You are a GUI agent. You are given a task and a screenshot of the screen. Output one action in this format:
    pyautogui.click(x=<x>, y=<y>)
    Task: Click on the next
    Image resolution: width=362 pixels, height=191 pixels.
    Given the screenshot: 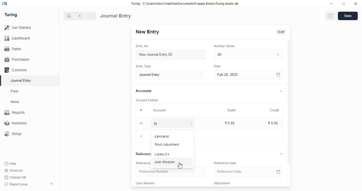 What is the action you would take?
    pyautogui.click(x=91, y=16)
    